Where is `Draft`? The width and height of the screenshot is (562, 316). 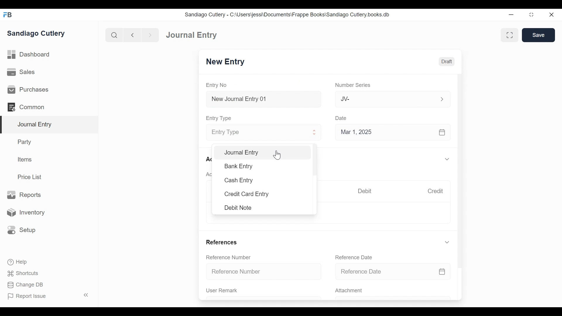
Draft is located at coordinates (446, 61).